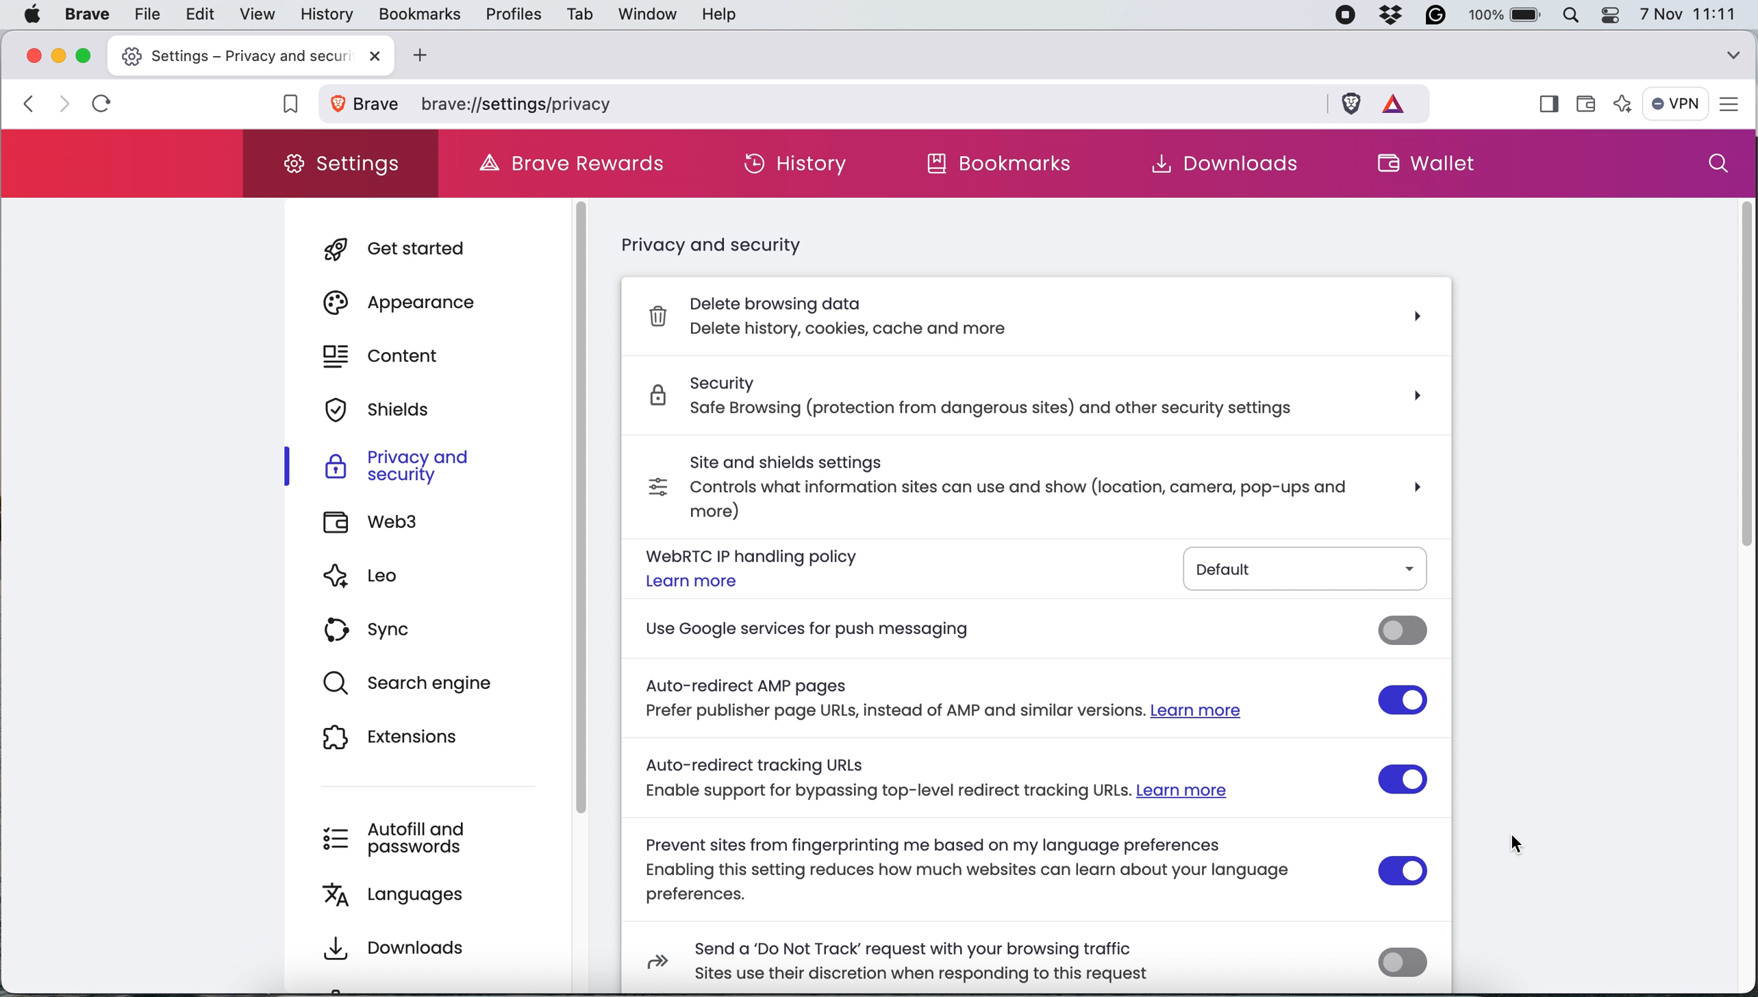  I want to click on tab, so click(577, 16).